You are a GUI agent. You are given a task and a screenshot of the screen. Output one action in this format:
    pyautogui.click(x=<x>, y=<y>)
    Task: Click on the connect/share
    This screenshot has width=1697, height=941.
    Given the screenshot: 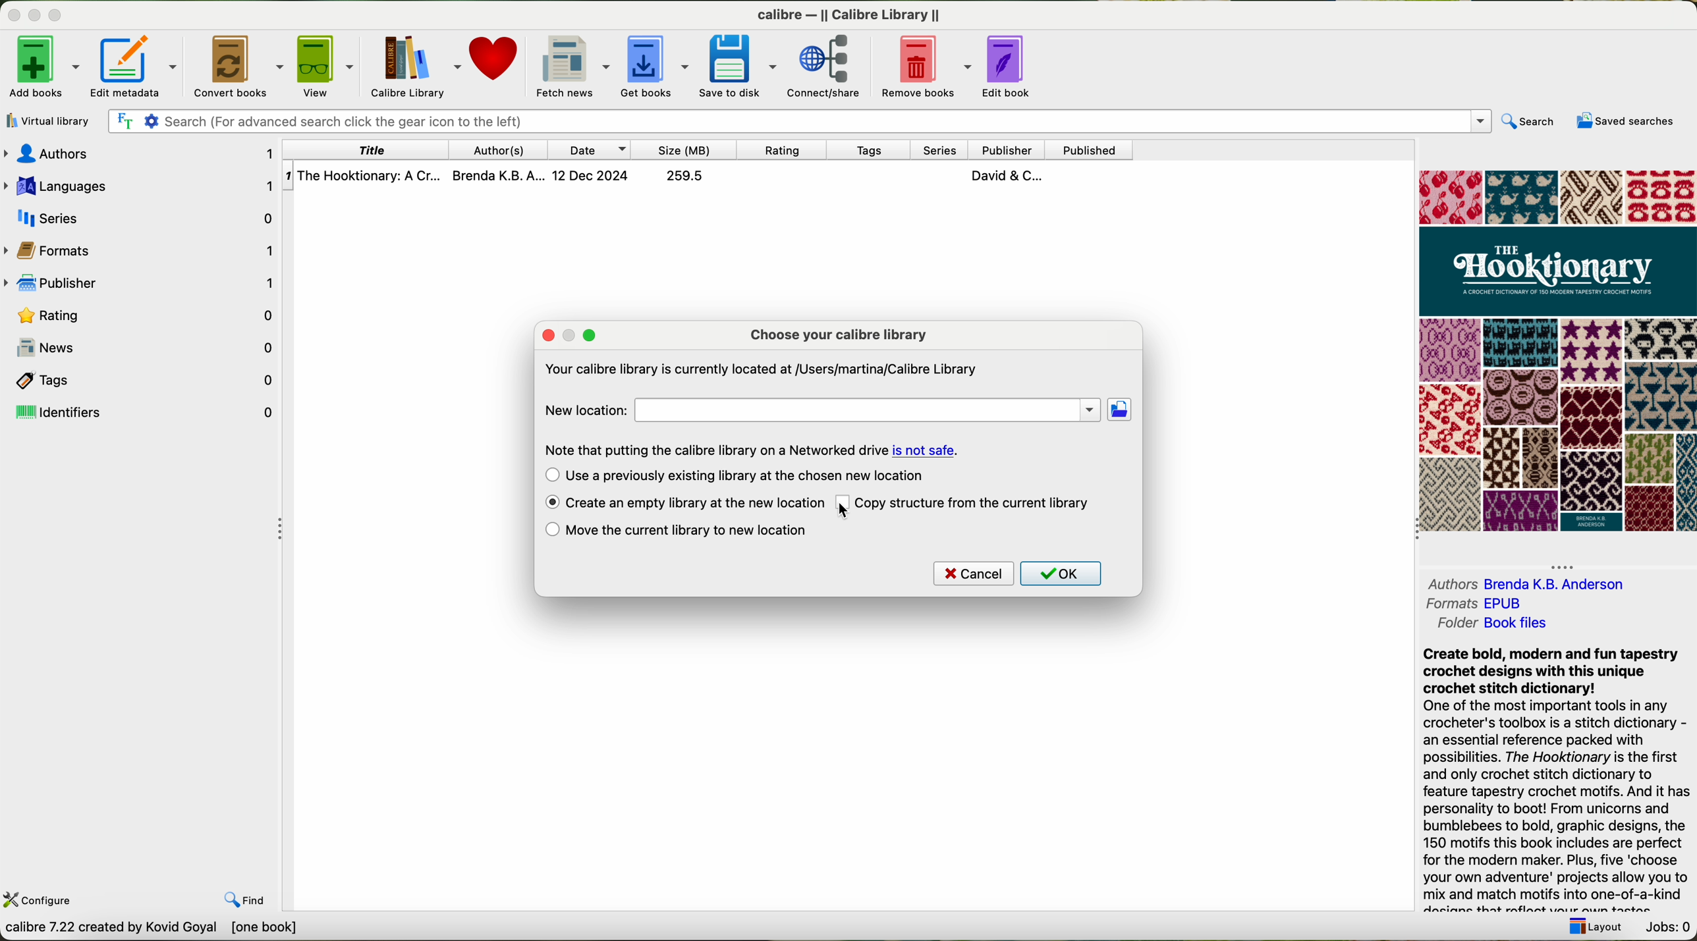 What is the action you would take?
    pyautogui.click(x=825, y=67)
    